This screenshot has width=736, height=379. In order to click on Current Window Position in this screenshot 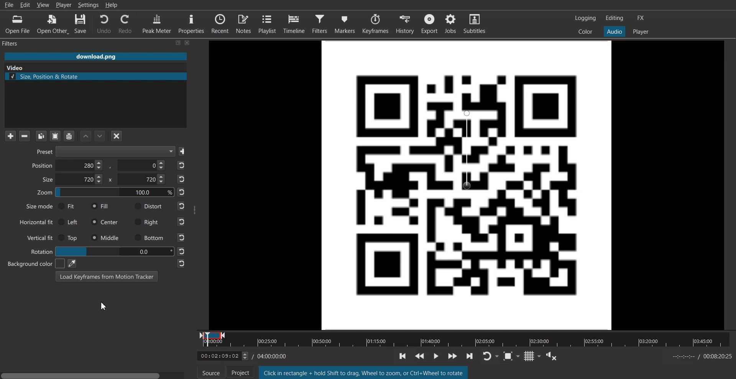, I will do `click(212, 333)`.